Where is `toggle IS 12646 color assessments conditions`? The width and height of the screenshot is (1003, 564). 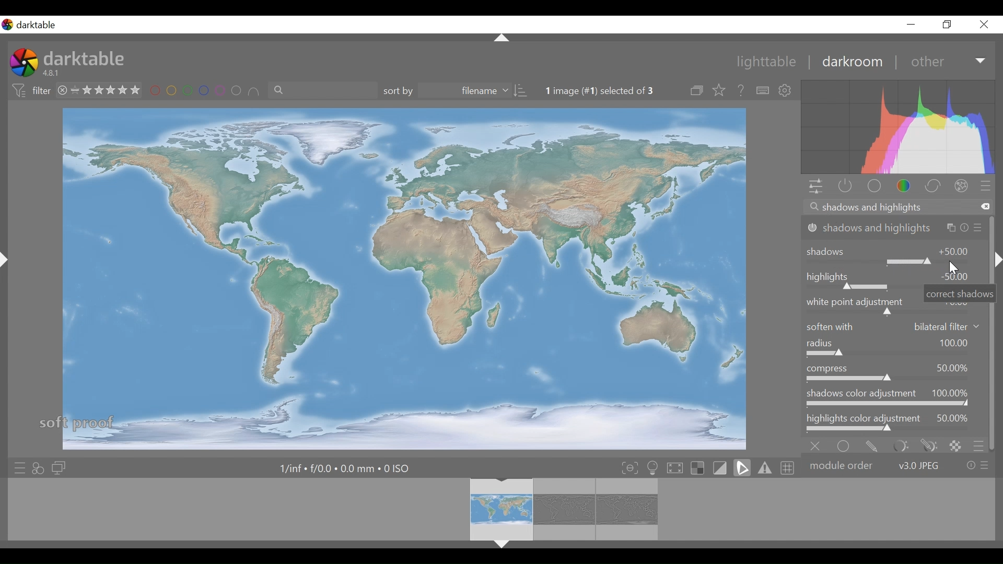 toggle IS 12646 color assessments conditions is located at coordinates (653, 468).